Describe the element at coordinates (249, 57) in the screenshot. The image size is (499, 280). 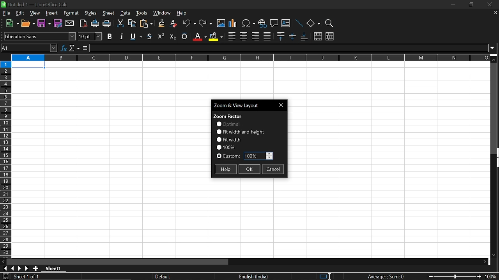
I see `columns` at that location.